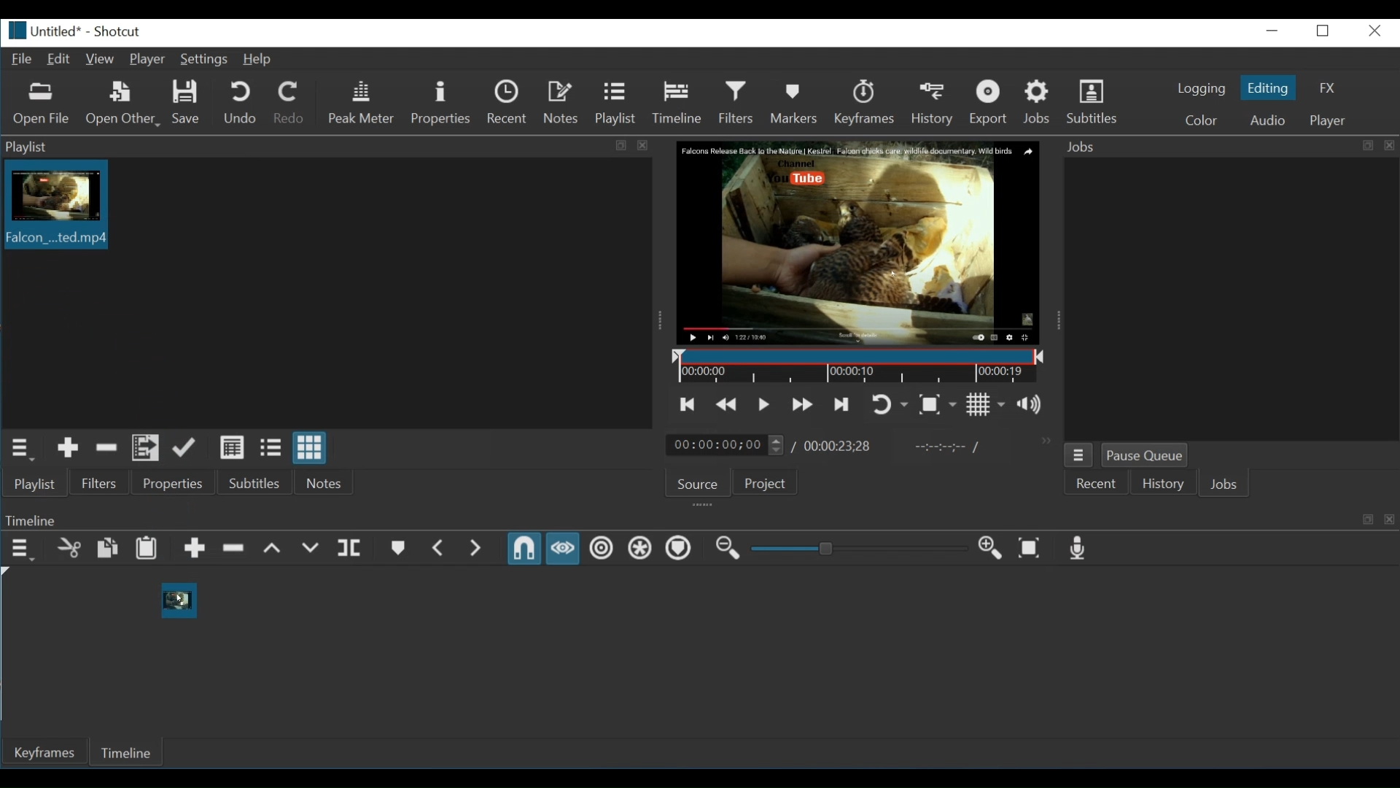 This screenshot has height=788, width=1400. Describe the element at coordinates (1094, 485) in the screenshot. I see `Recent` at that location.